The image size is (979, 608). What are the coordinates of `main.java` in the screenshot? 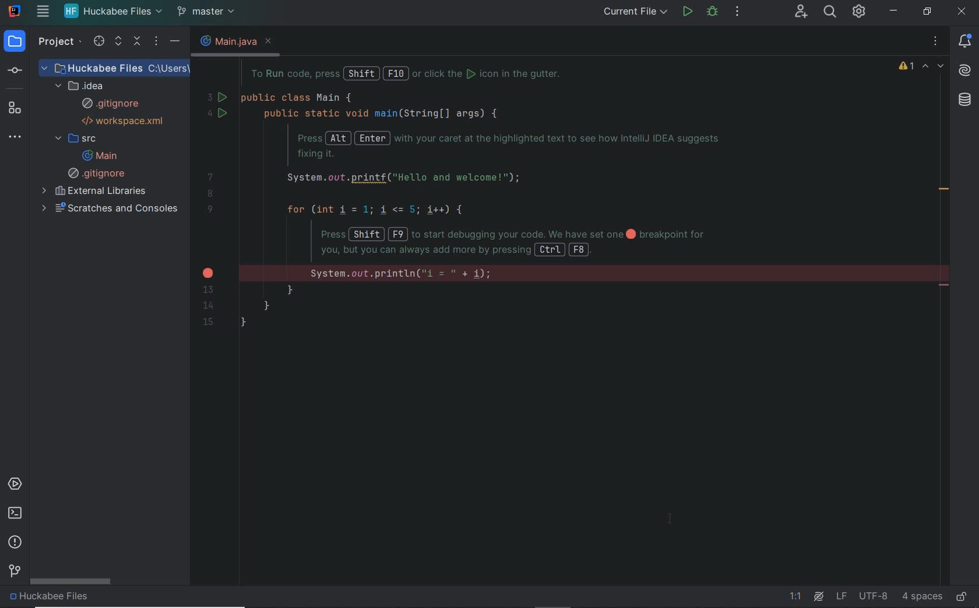 It's located at (224, 41).